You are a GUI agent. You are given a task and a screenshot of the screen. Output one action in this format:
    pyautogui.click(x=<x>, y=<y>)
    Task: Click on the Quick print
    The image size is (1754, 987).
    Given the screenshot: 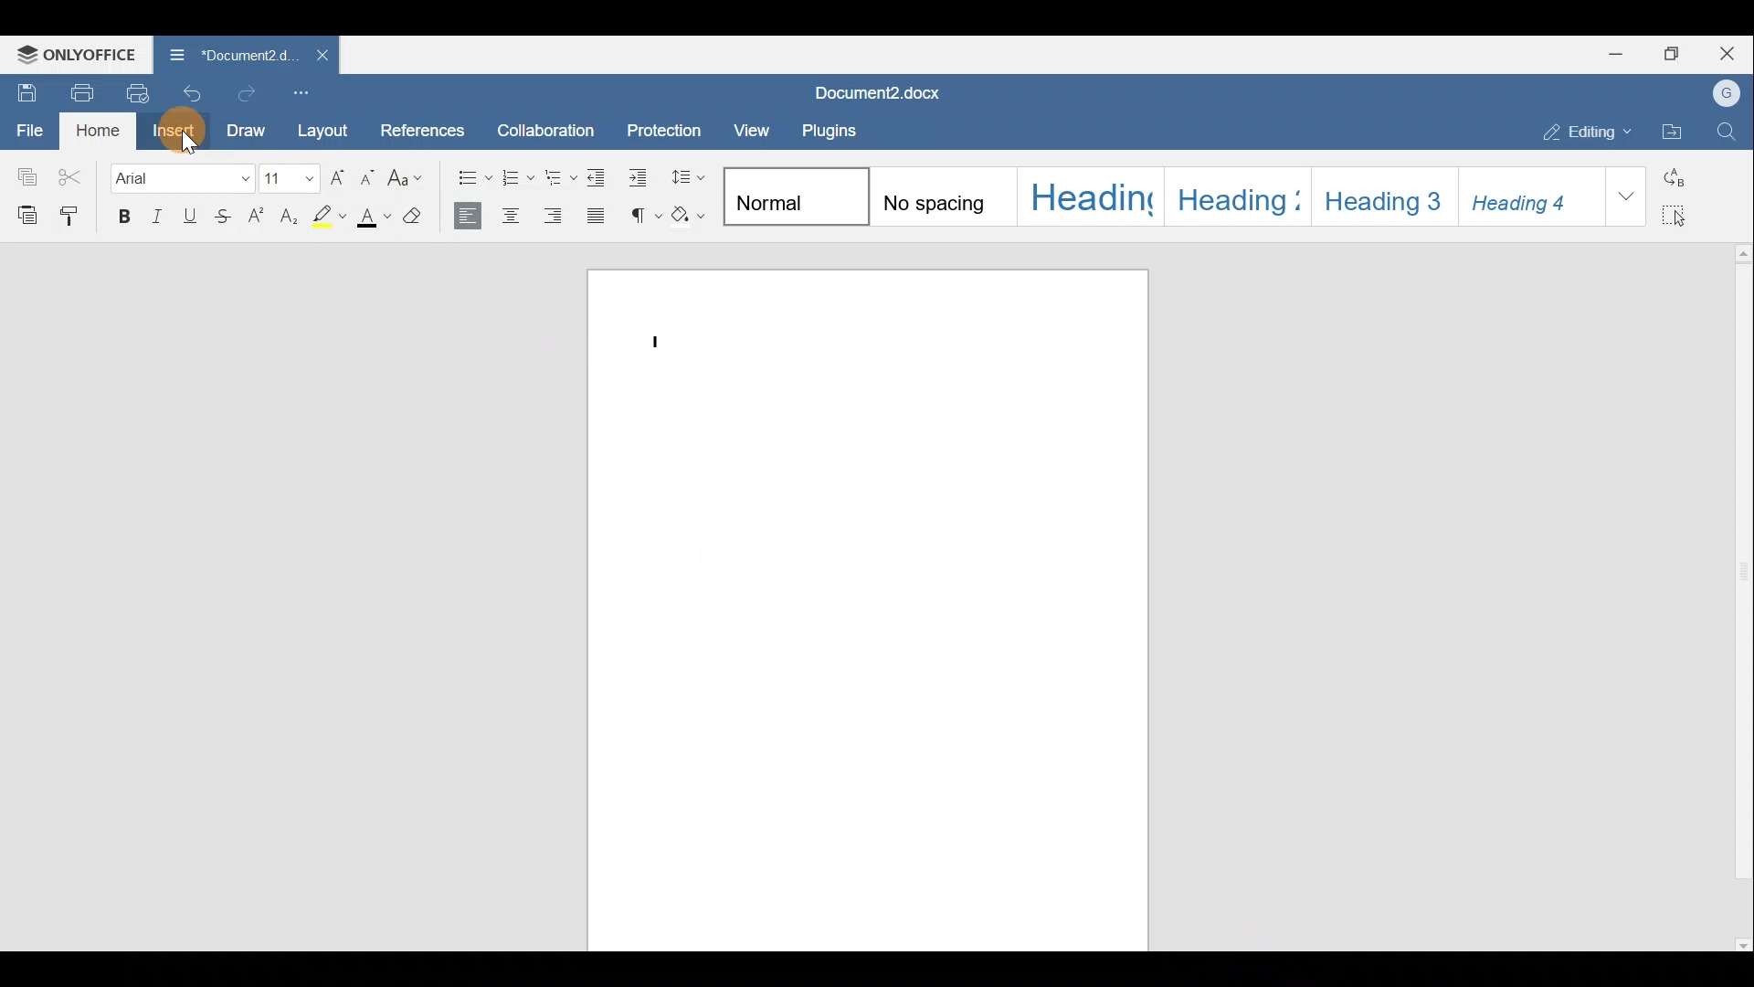 What is the action you would take?
    pyautogui.click(x=143, y=90)
    